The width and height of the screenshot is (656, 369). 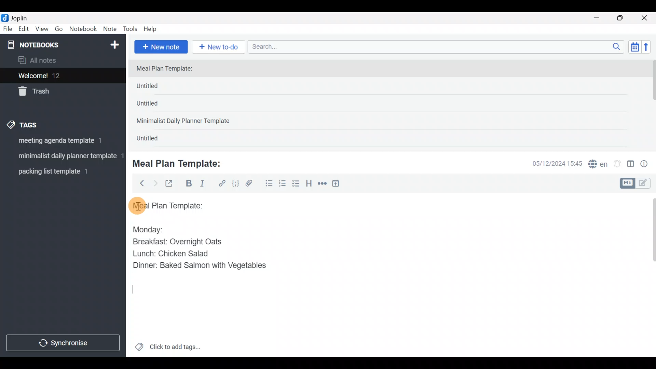 What do you see at coordinates (153, 28) in the screenshot?
I see `Help` at bounding box center [153, 28].